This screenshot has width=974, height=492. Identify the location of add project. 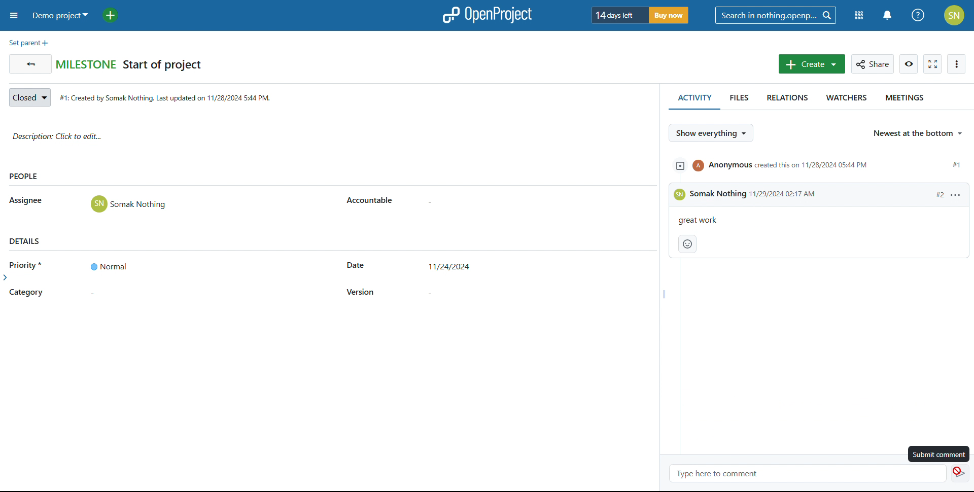
(114, 15).